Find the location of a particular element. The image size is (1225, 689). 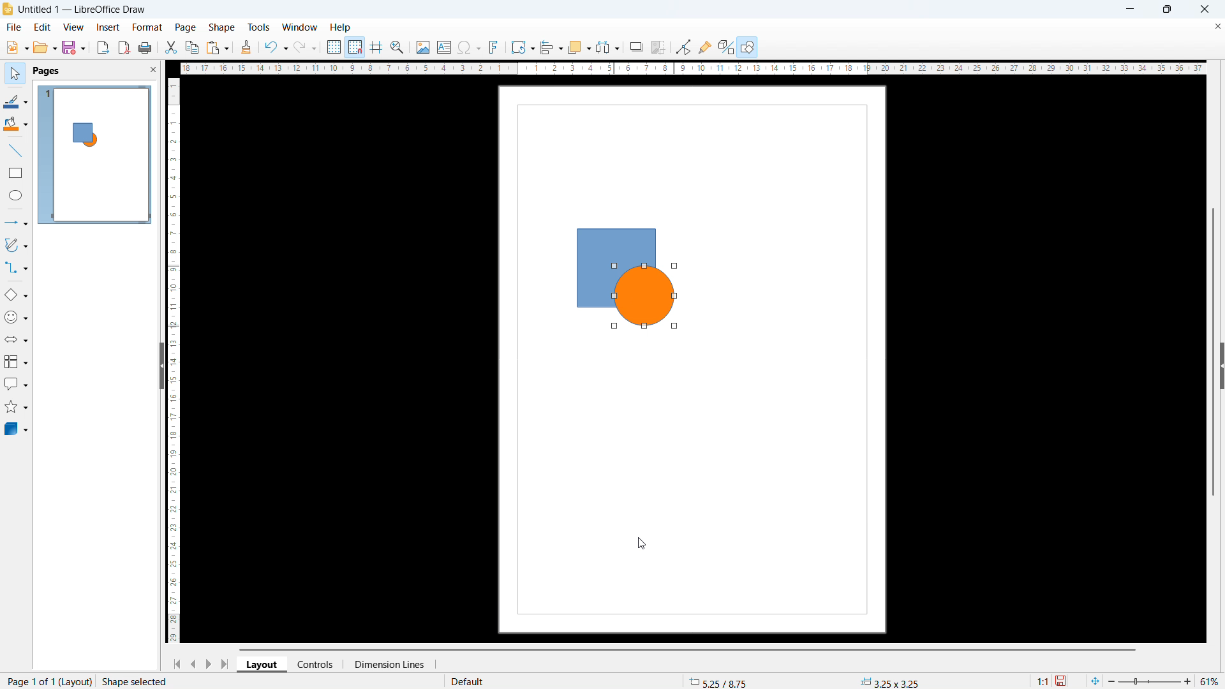

print is located at coordinates (145, 47).